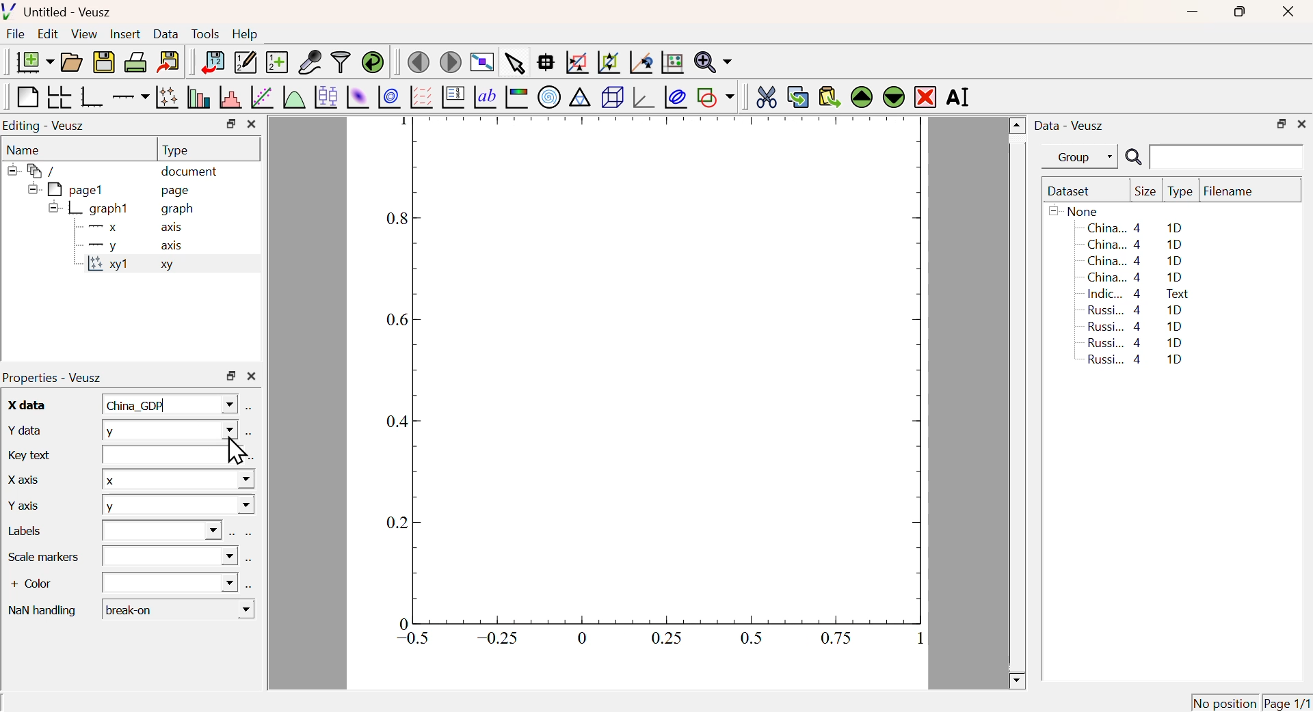  Describe the element at coordinates (44, 556) in the screenshot. I see `Scale Marker` at that location.